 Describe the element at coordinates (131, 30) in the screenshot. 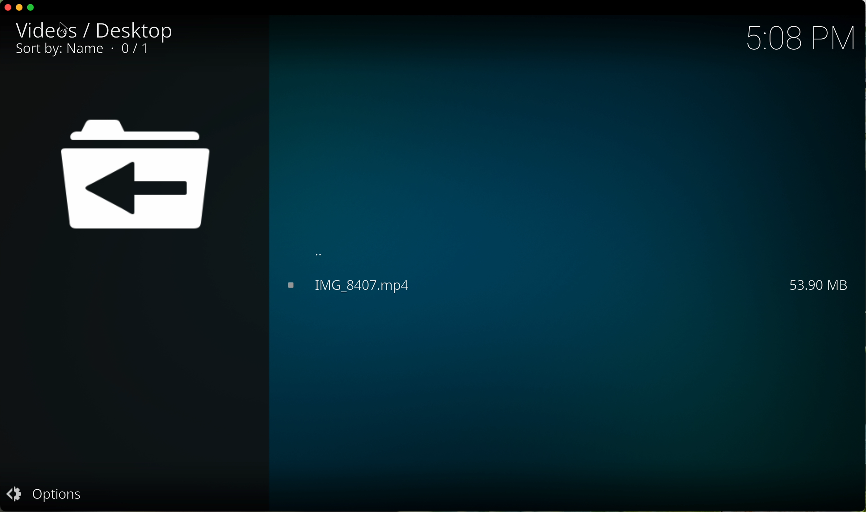

I see `desktop` at that location.